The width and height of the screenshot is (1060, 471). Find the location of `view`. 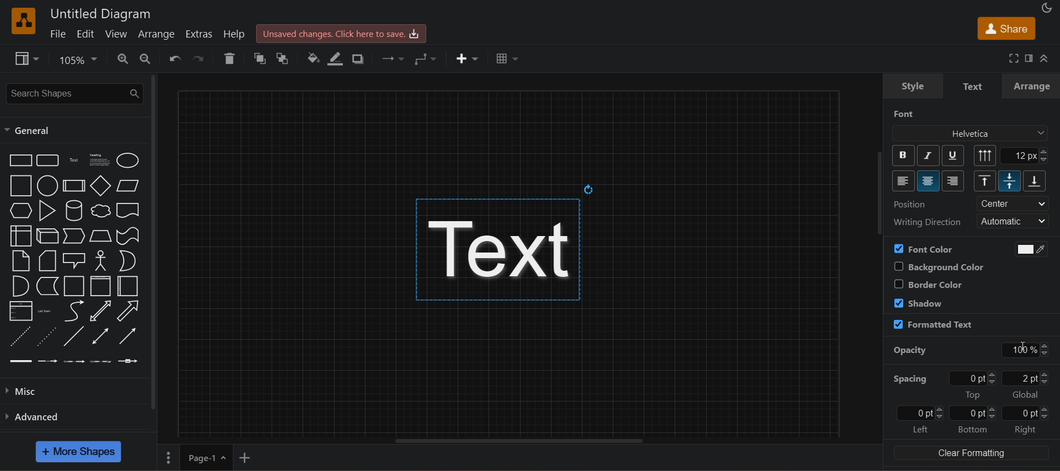

view is located at coordinates (115, 33).